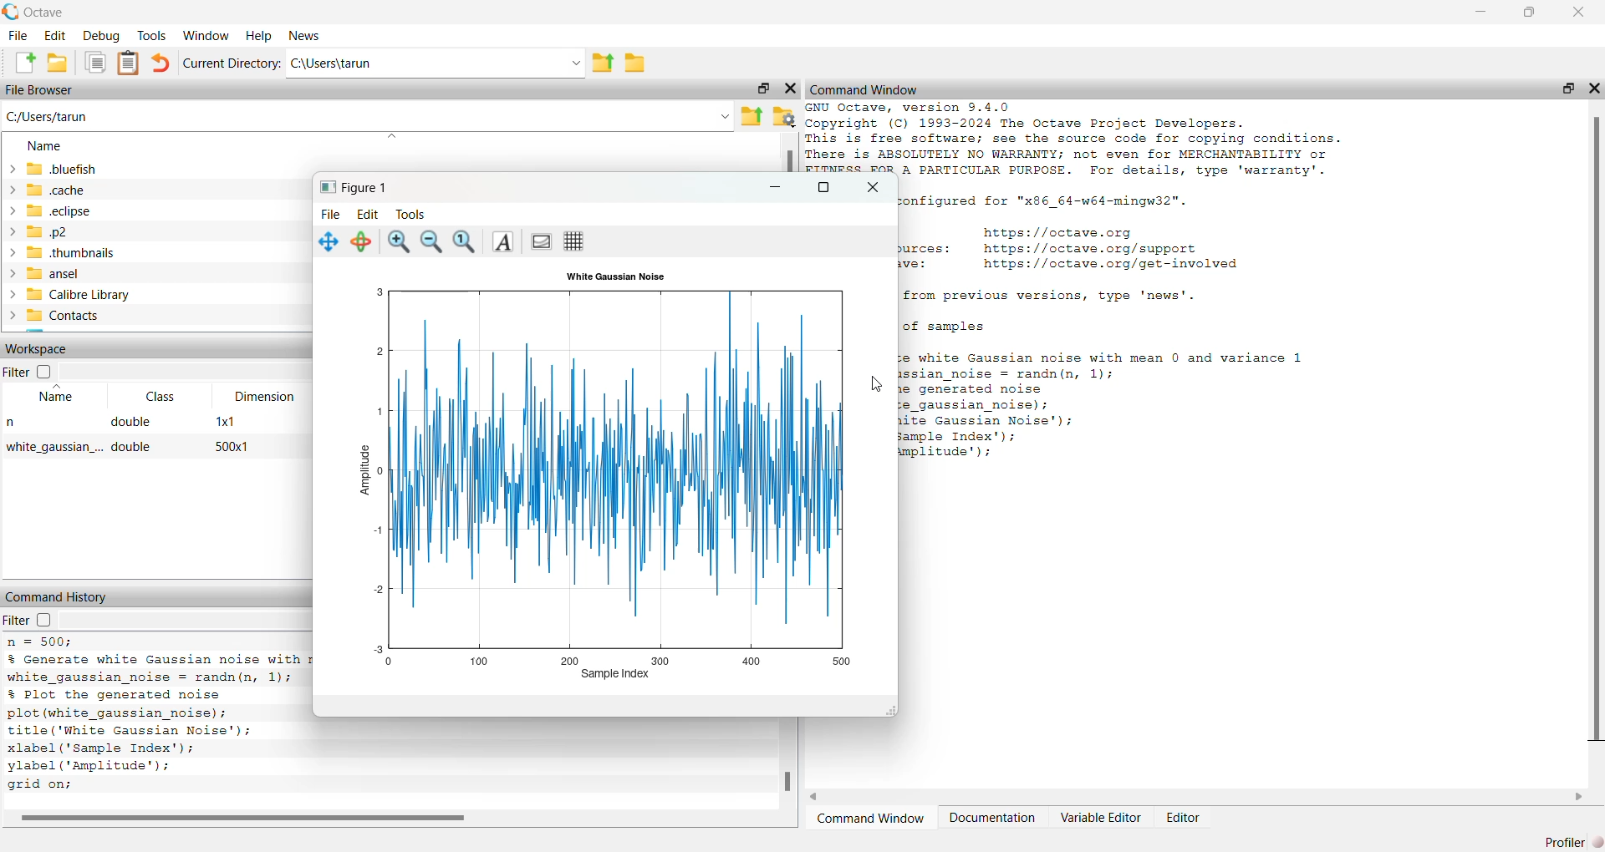  I want to click on Class, so click(158, 399).